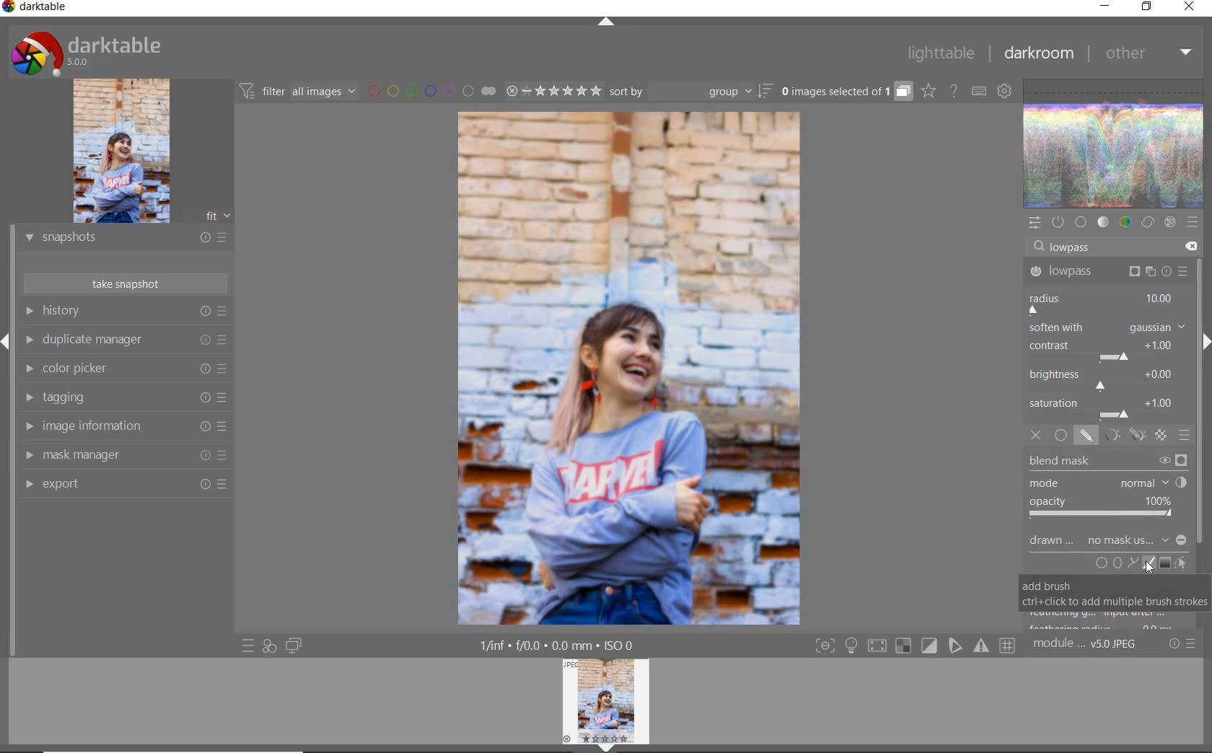 This screenshot has width=1212, height=753. What do you see at coordinates (630, 371) in the screenshot?
I see `selected image` at bounding box center [630, 371].